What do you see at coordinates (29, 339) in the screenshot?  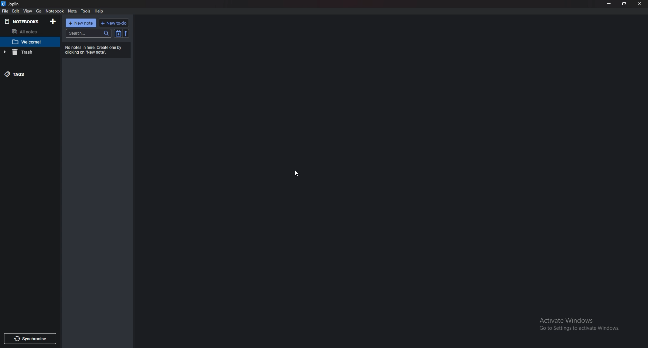 I see `Synchronize` at bounding box center [29, 339].